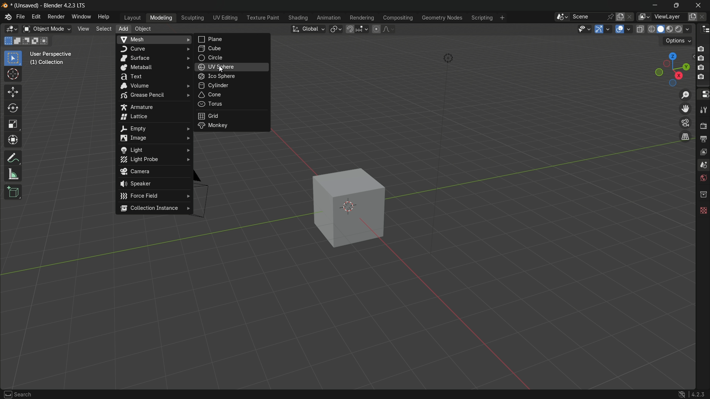 The image size is (710, 399). I want to click on logo, so click(681, 395).